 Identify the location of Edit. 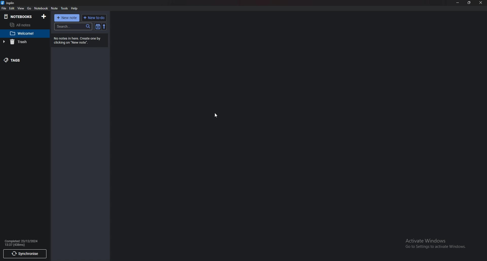
(12, 8).